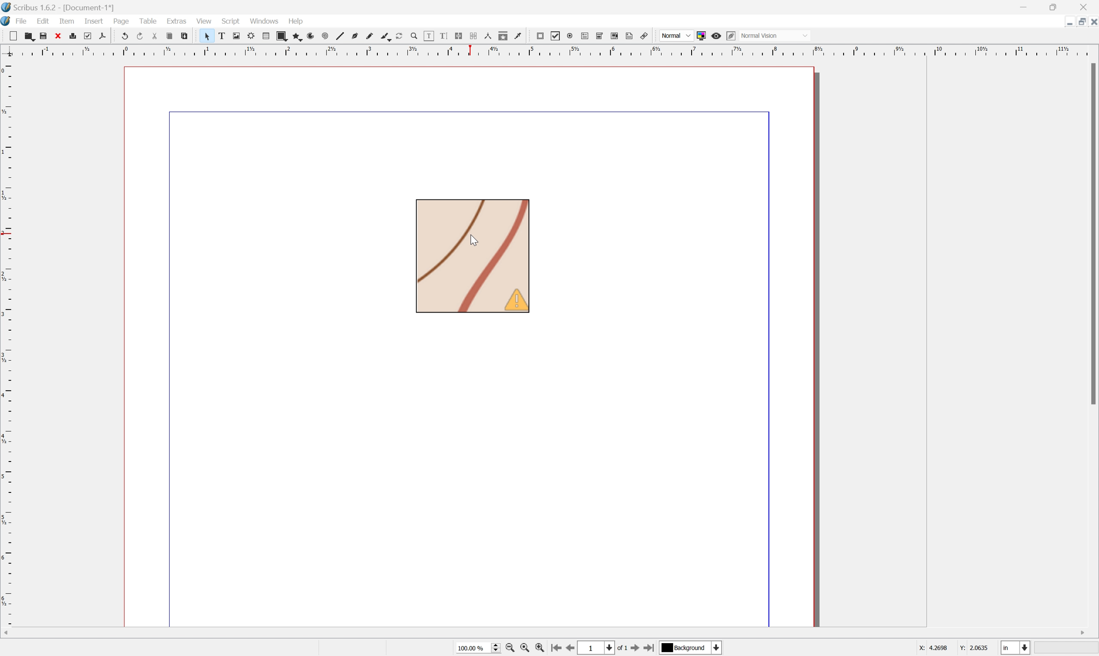 This screenshot has height=656, width=1099. What do you see at coordinates (473, 257) in the screenshot?
I see `Image` at bounding box center [473, 257].